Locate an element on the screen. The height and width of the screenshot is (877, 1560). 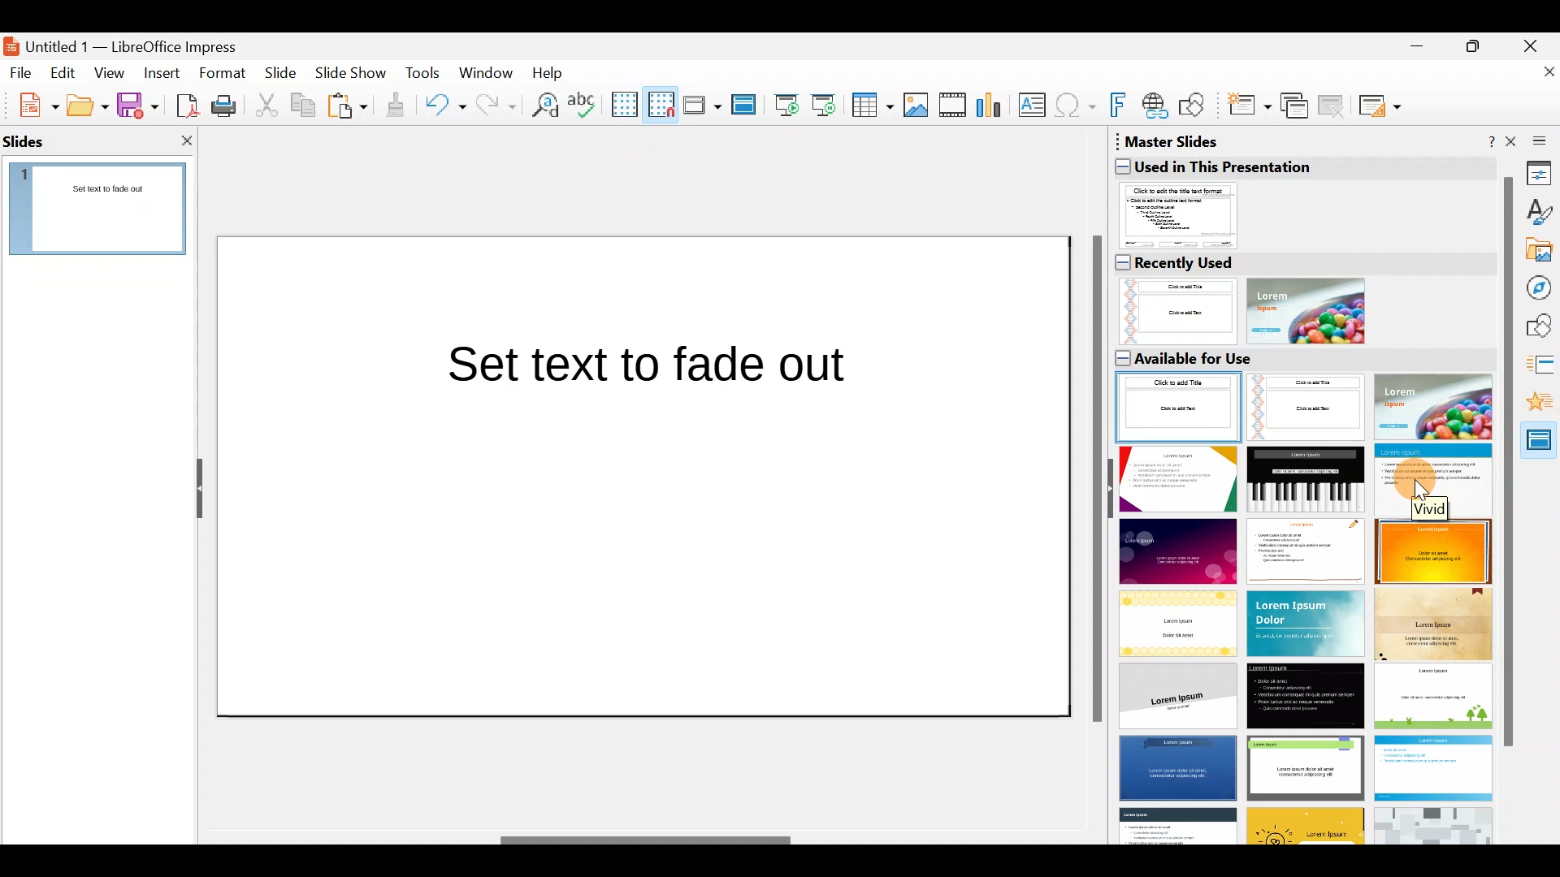
Insert hyperlink is located at coordinates (1156, 105).